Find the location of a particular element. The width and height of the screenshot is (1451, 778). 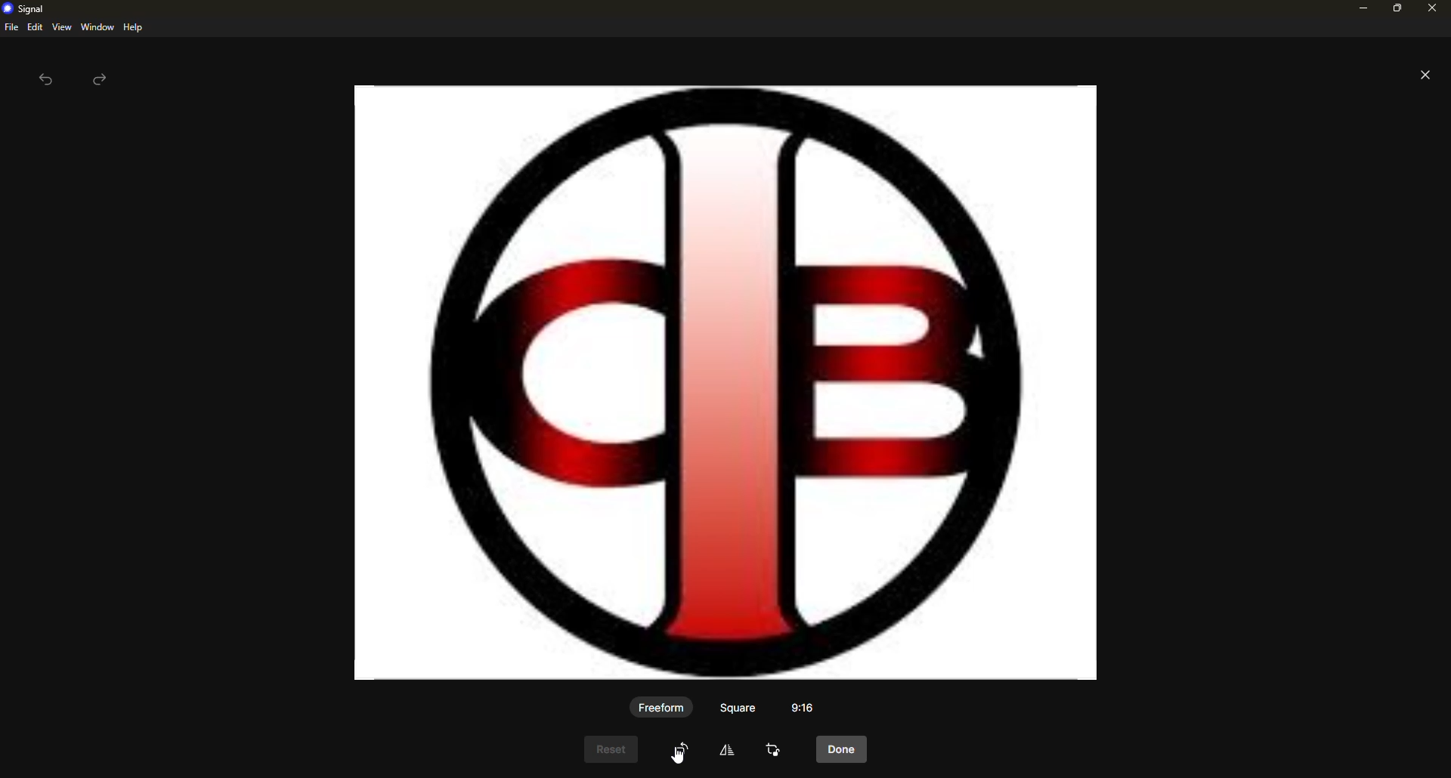

minimize is located at coordinates (1357, 8).